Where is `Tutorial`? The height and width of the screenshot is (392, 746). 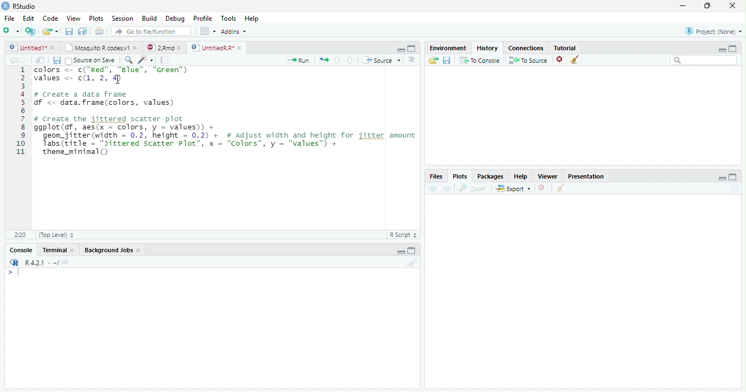
Tutorial is located at coordinates (565, 47).